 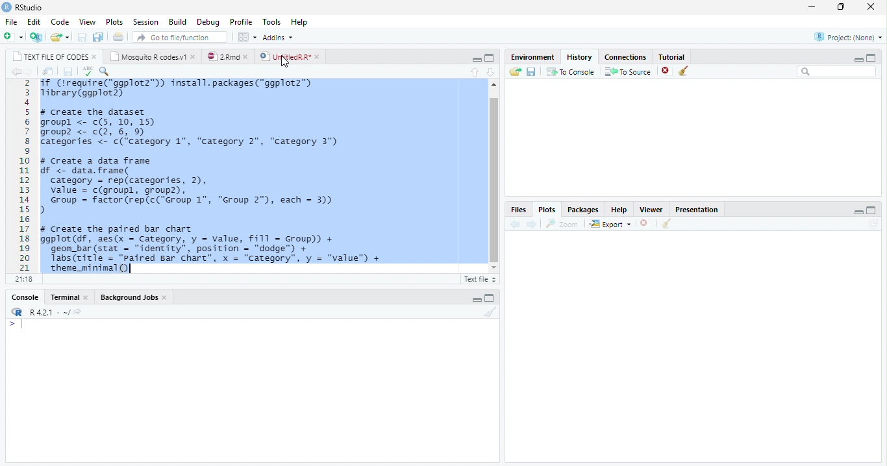 I want to click on plots, so click(x=113, y=21).